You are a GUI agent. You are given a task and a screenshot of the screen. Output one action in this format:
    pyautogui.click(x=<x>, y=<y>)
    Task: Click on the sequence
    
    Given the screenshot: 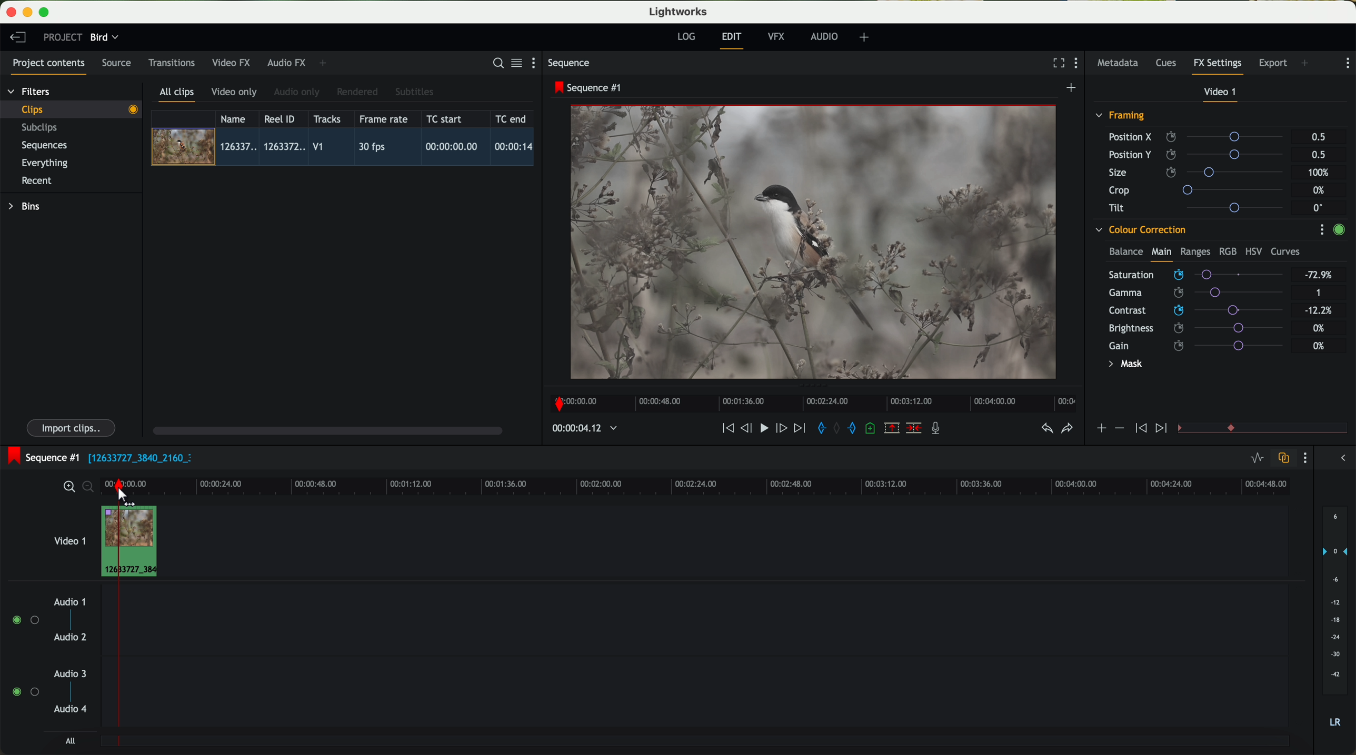 What is the action you would take?
    pyautogui.click(x=569, y=63)
    